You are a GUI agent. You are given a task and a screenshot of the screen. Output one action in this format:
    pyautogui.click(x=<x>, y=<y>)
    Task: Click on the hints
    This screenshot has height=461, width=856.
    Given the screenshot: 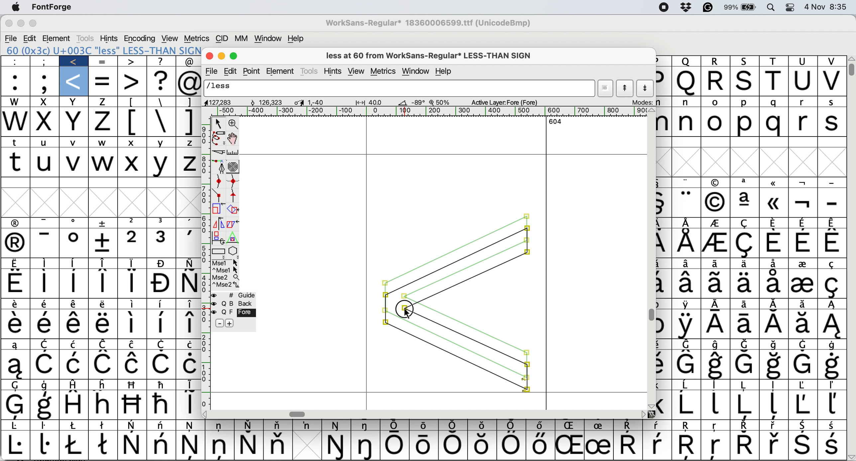 What is the action you would take?
    pyautogui.click(x=109, y=38)
    